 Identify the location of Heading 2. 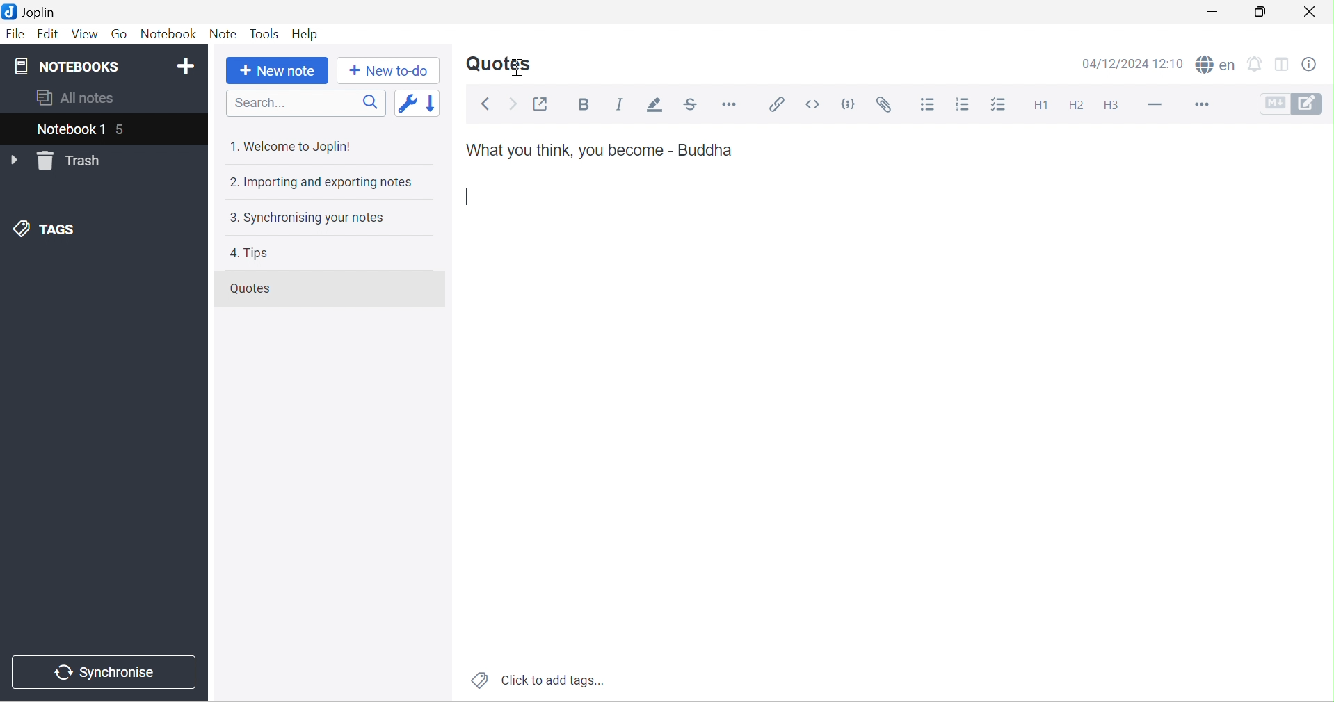
(1079, 105).